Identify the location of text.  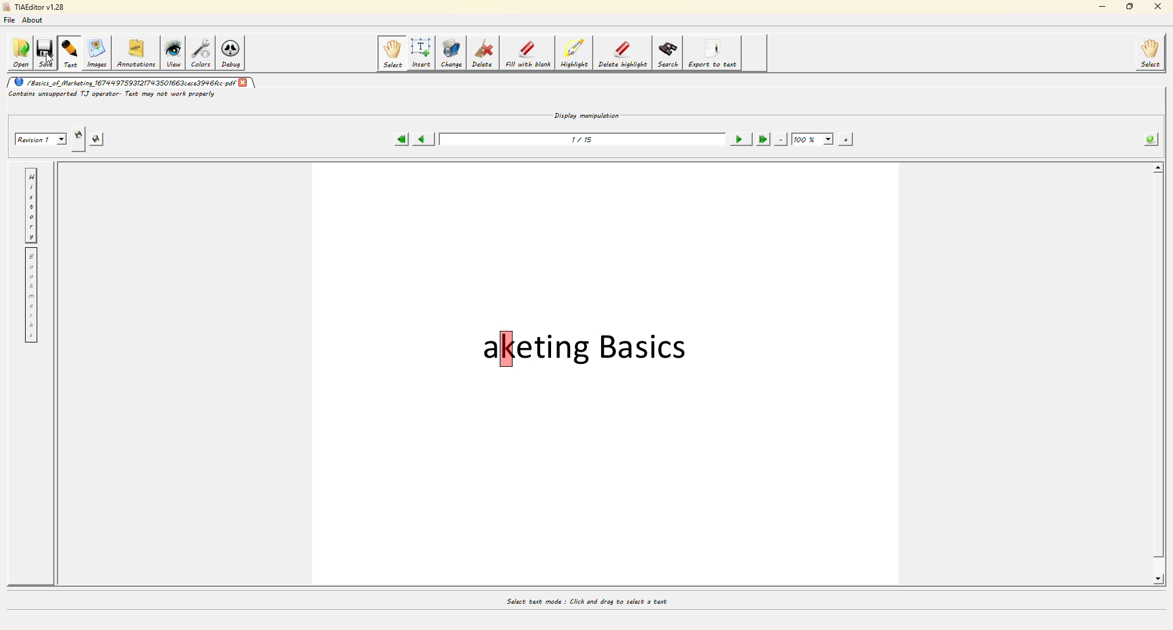
(70, 51).